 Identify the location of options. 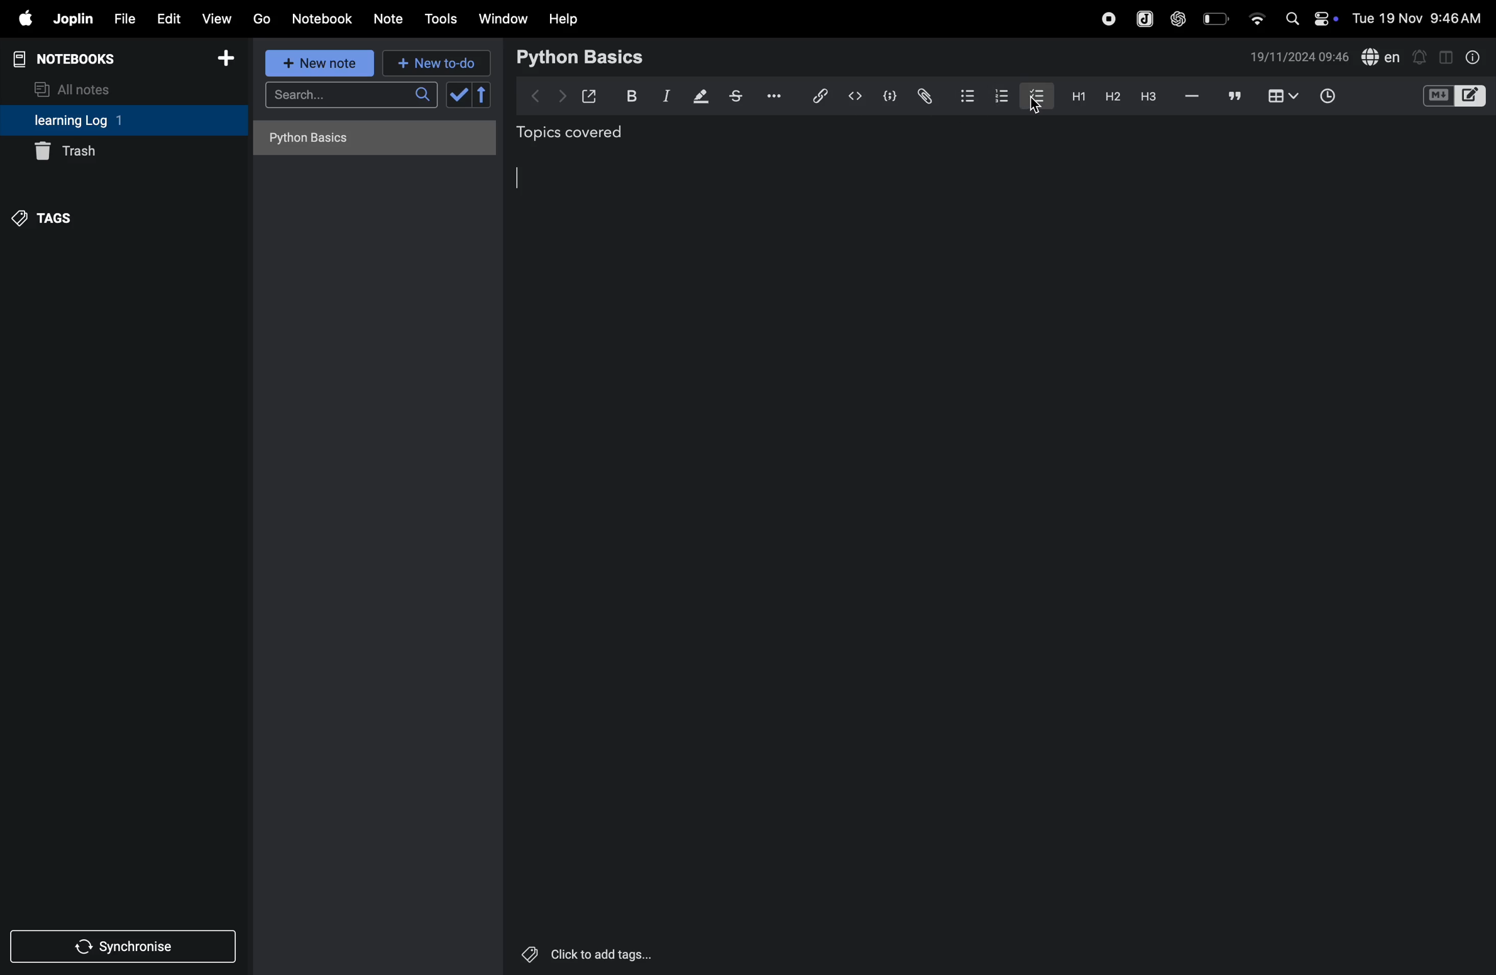
(771, 95).